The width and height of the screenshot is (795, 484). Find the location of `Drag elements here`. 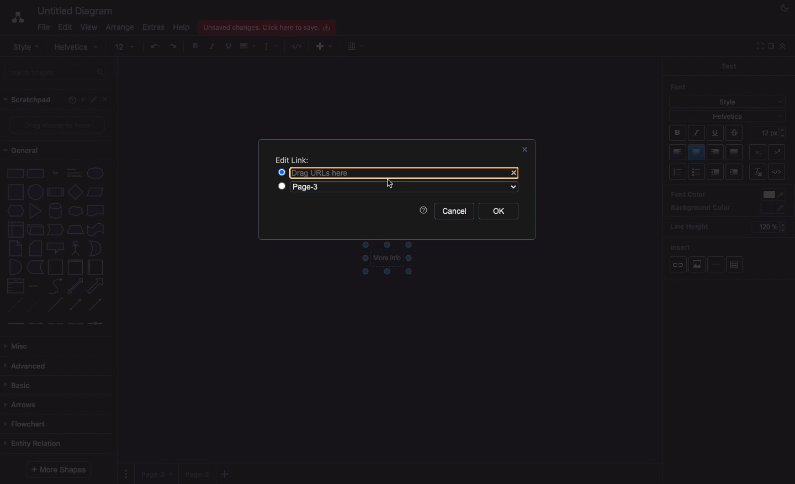

Drag elements here is located at coordinates (58, 124).